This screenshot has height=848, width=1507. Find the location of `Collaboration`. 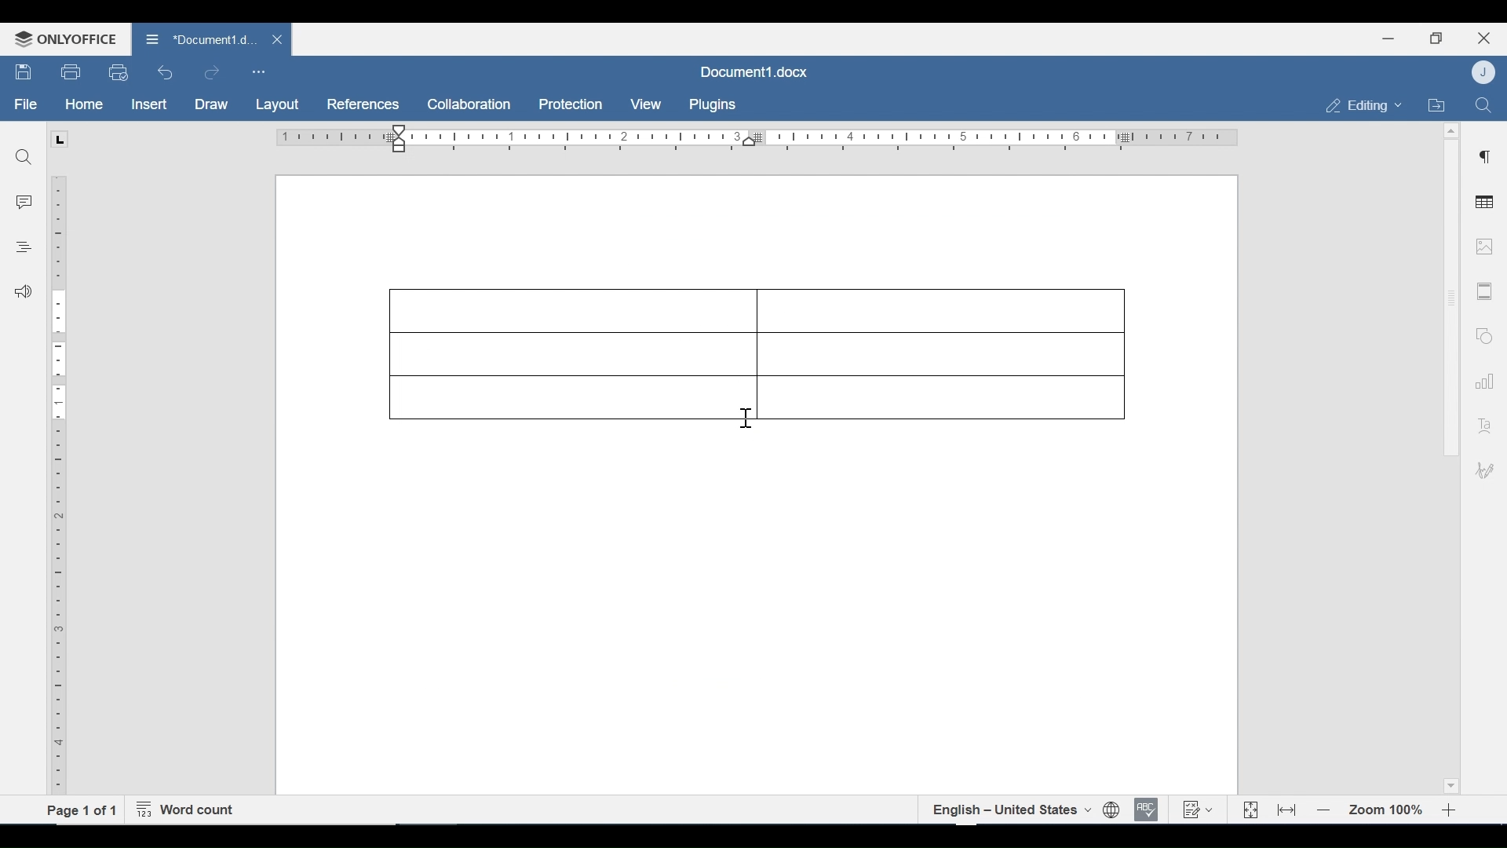

Collaboration is located at coordinates (470, 104).